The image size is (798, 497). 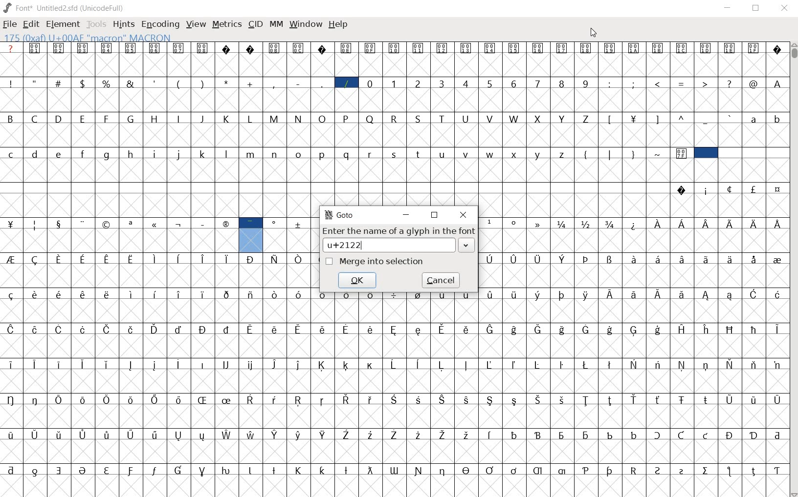 What do you see at coordinates (763, 129) in the screenshot?
I see `alphabets` at bounding box center [763, 129].